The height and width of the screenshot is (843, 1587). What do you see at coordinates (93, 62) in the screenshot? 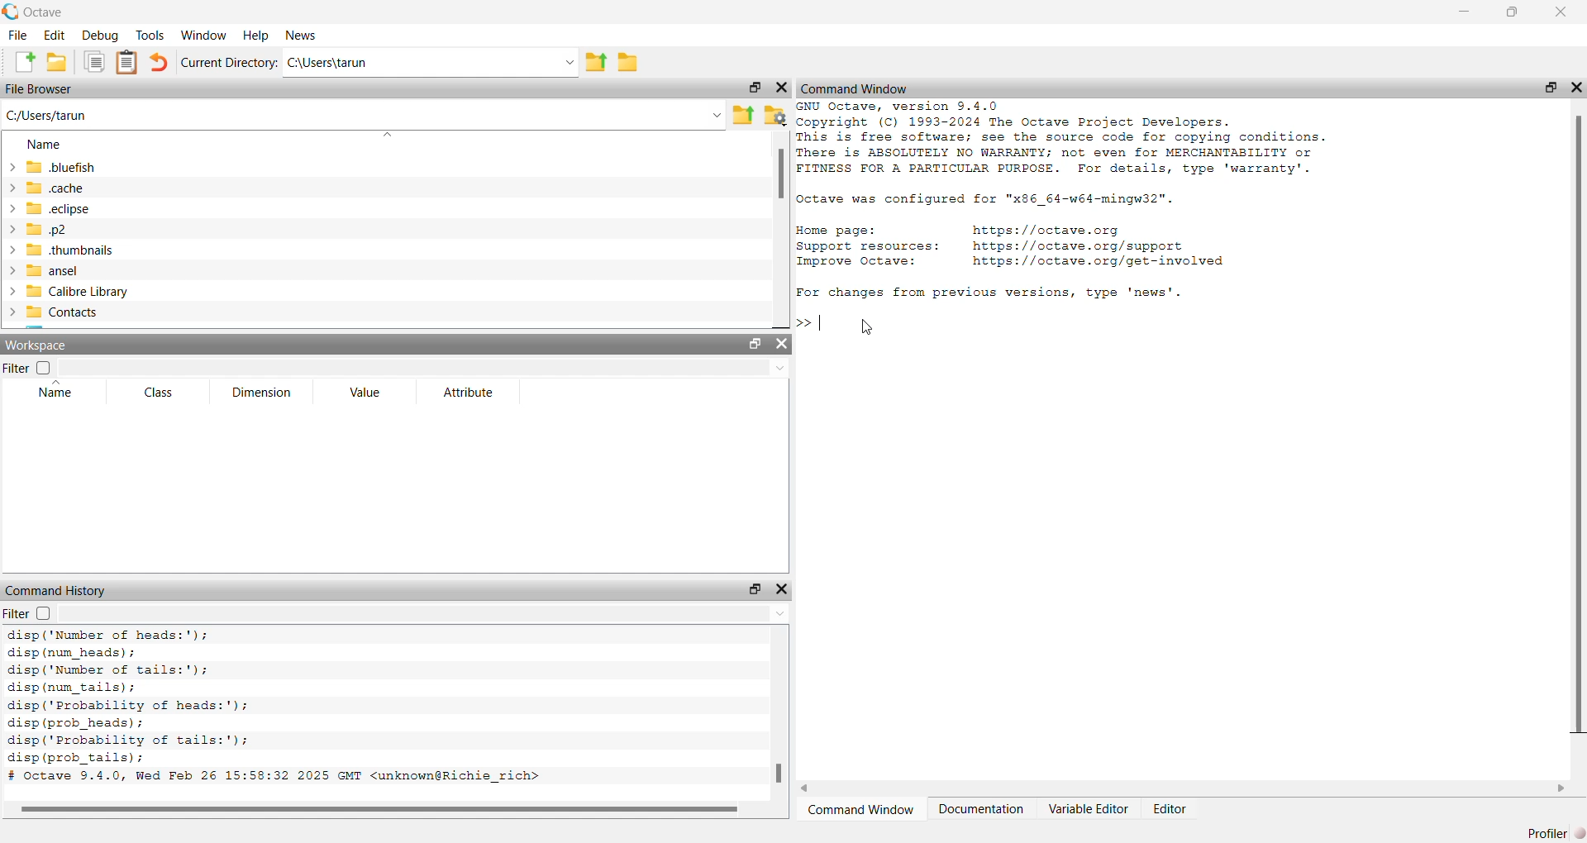
I see `Copy` at bounding box center [93, 62].